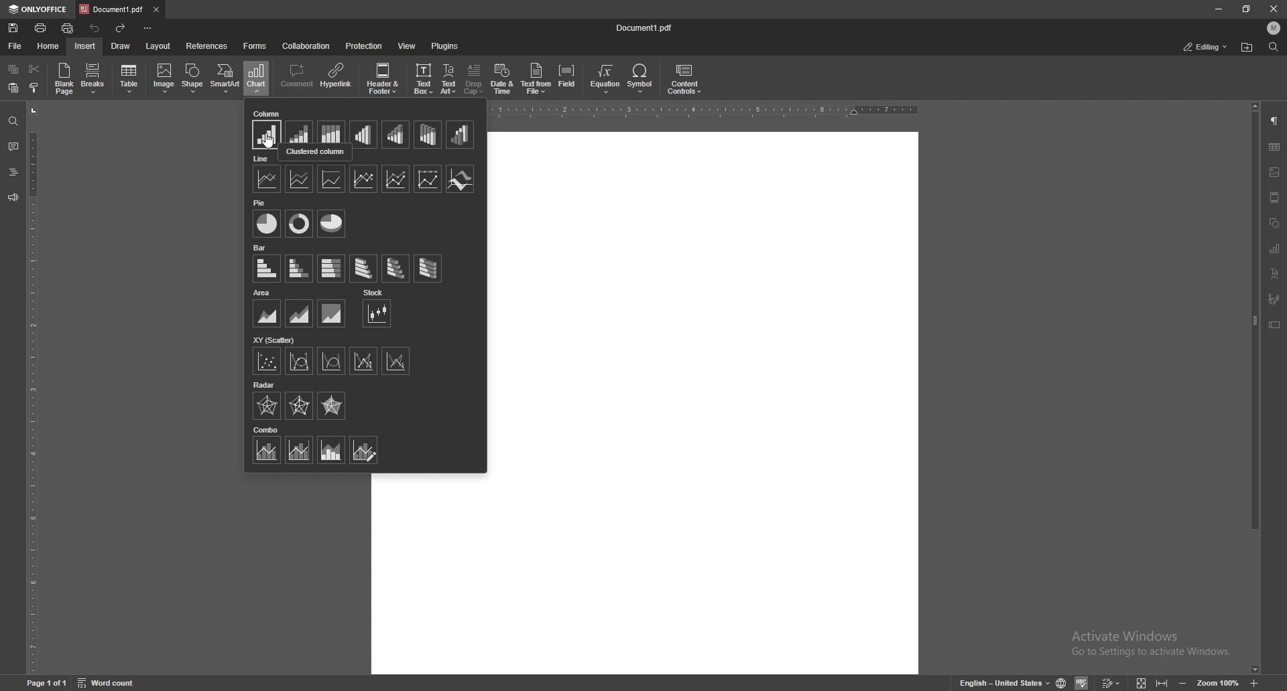  I want to click on image, so click(1276, 172).